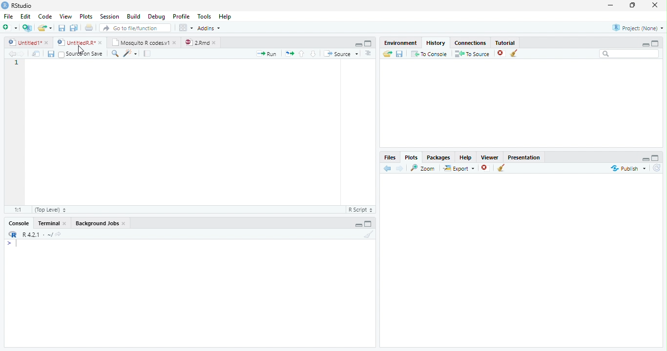 The image size is (667, 351). What do you see at coordinates (101, 222) in the screenshot?
I see `Background Jobs` at bounding box center [101, 222].